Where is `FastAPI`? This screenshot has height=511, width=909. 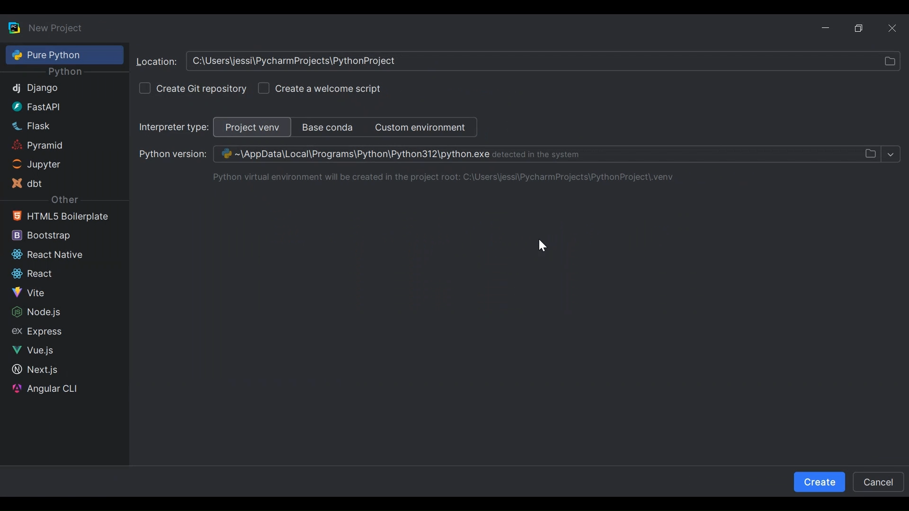 FastAPI is located at coordinates (58, 107).